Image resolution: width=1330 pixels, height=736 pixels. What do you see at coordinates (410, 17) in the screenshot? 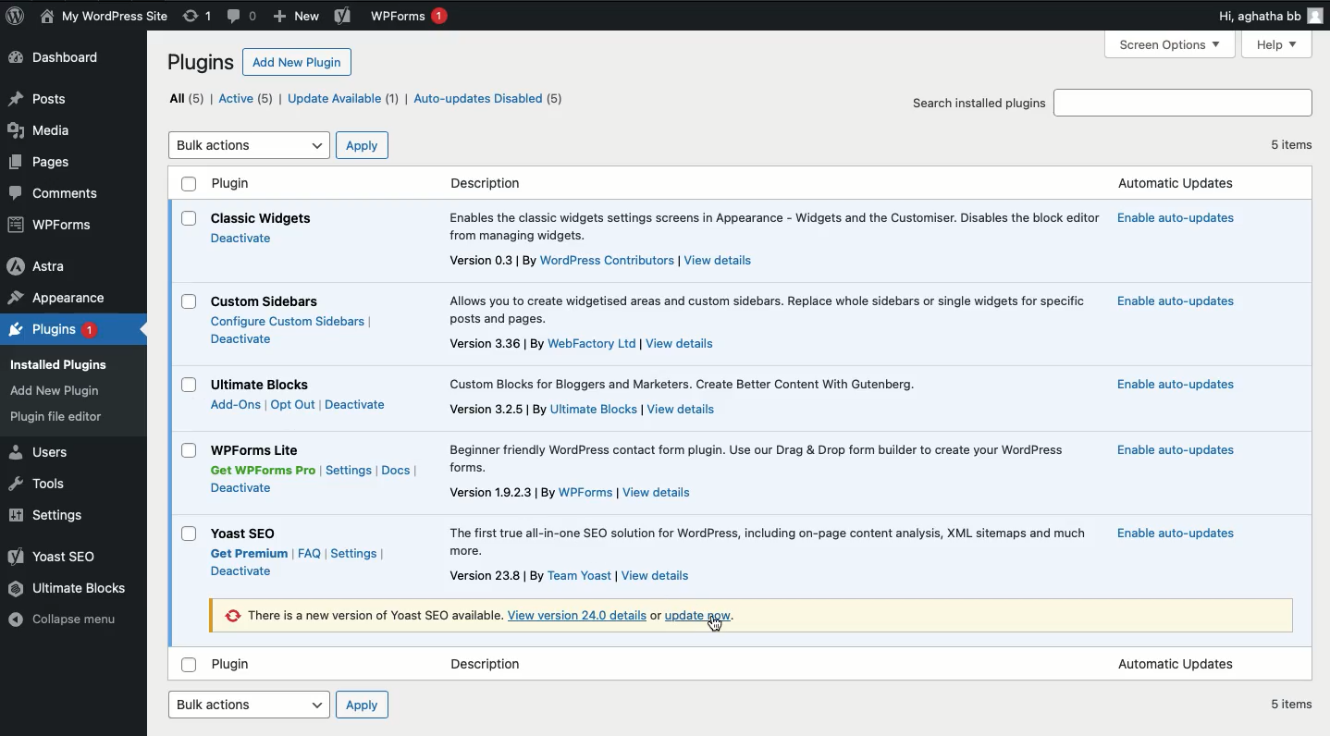
I see `WPForms` at bounding box center [410, 17].